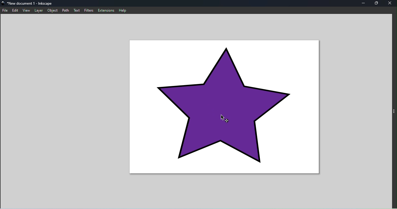 The image size is (397, 209). What do you see at coordinates (39, 11) in the screenshot?
I see `layer` at bounding box center [39, 11].